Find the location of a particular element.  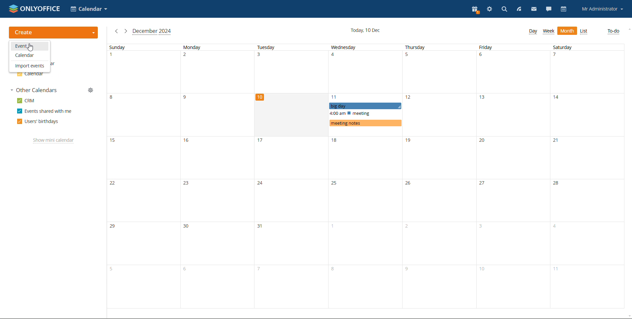

thursday is located at coordinates (439, 176).